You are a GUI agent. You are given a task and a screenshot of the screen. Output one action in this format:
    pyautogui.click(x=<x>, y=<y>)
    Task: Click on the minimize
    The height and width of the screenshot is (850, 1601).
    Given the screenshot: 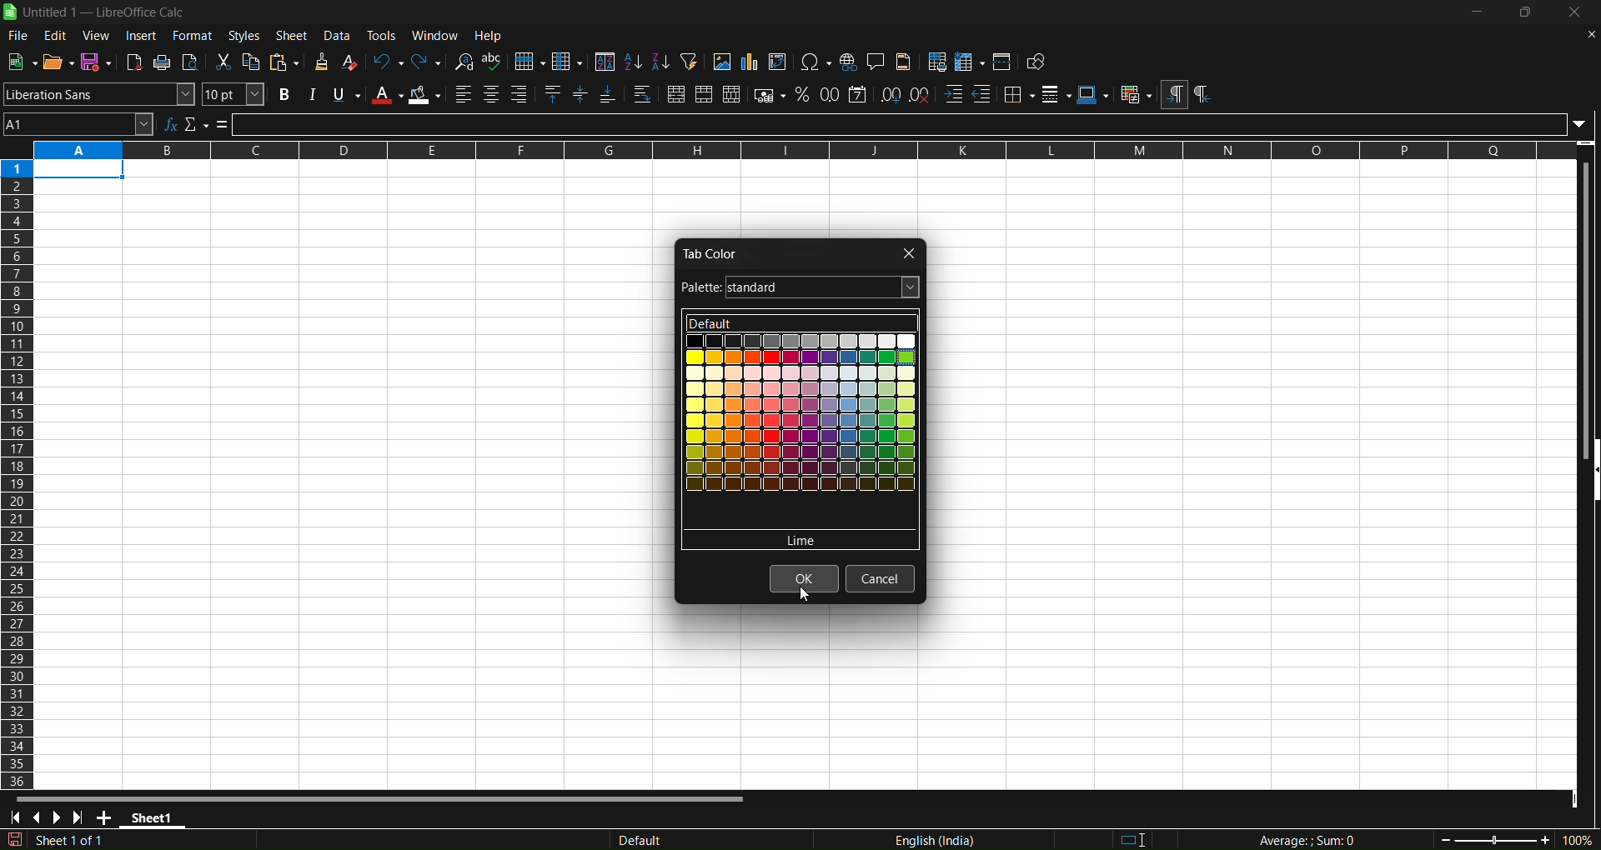 What is the action you would take?
    pyautogui.click(x=1477, y=12)
    